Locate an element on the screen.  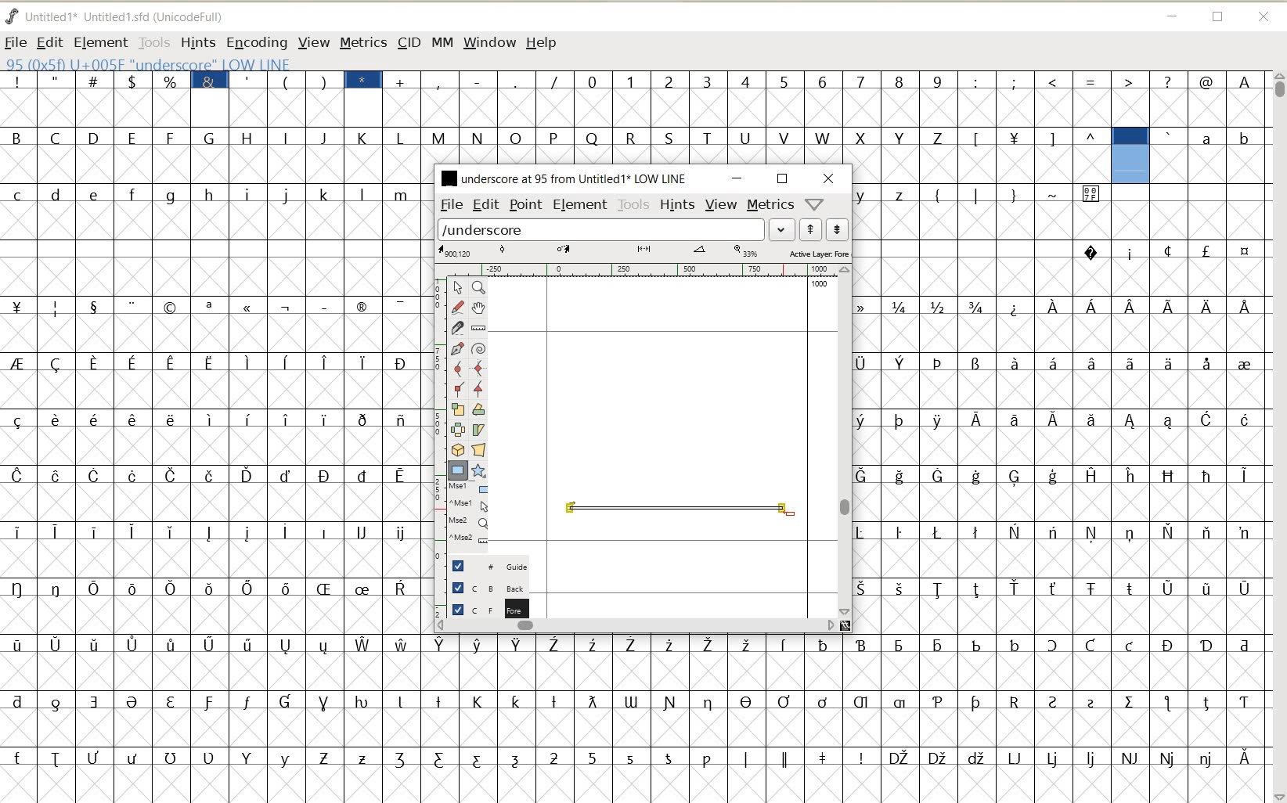
draw a freehand curve is located at coordinates (459, 307).